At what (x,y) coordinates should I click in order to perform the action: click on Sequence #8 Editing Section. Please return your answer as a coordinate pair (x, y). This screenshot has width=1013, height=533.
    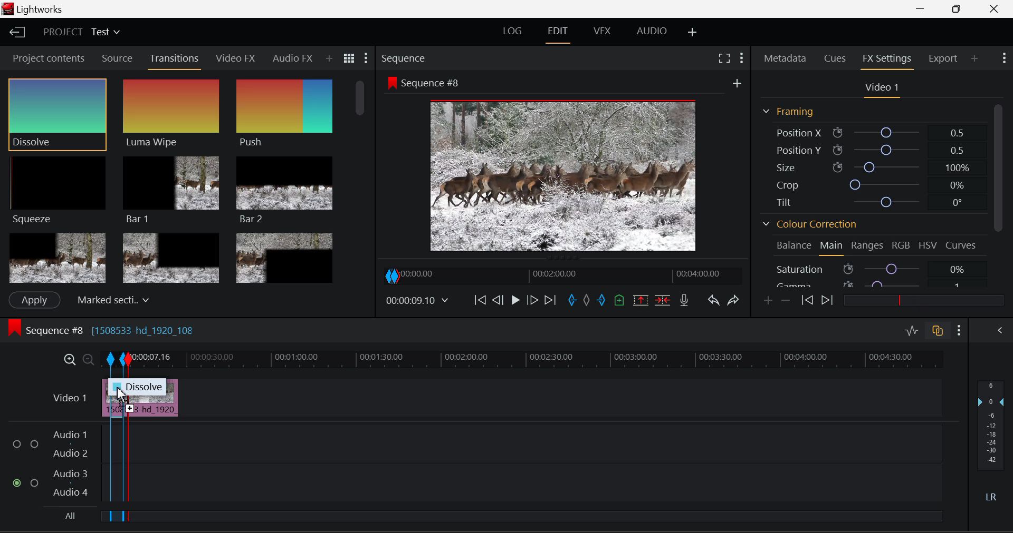
    Looking at the image, I should click on (133, 332).